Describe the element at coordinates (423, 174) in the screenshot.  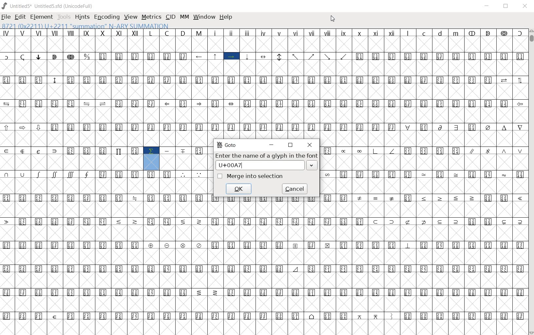
I see `special symbols` at that location.